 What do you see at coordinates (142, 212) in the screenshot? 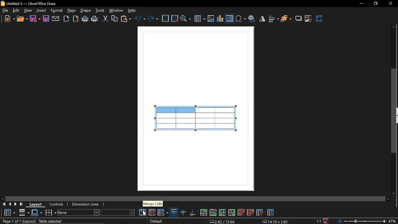
I see `merge cells` at bounding box center [142, 212].